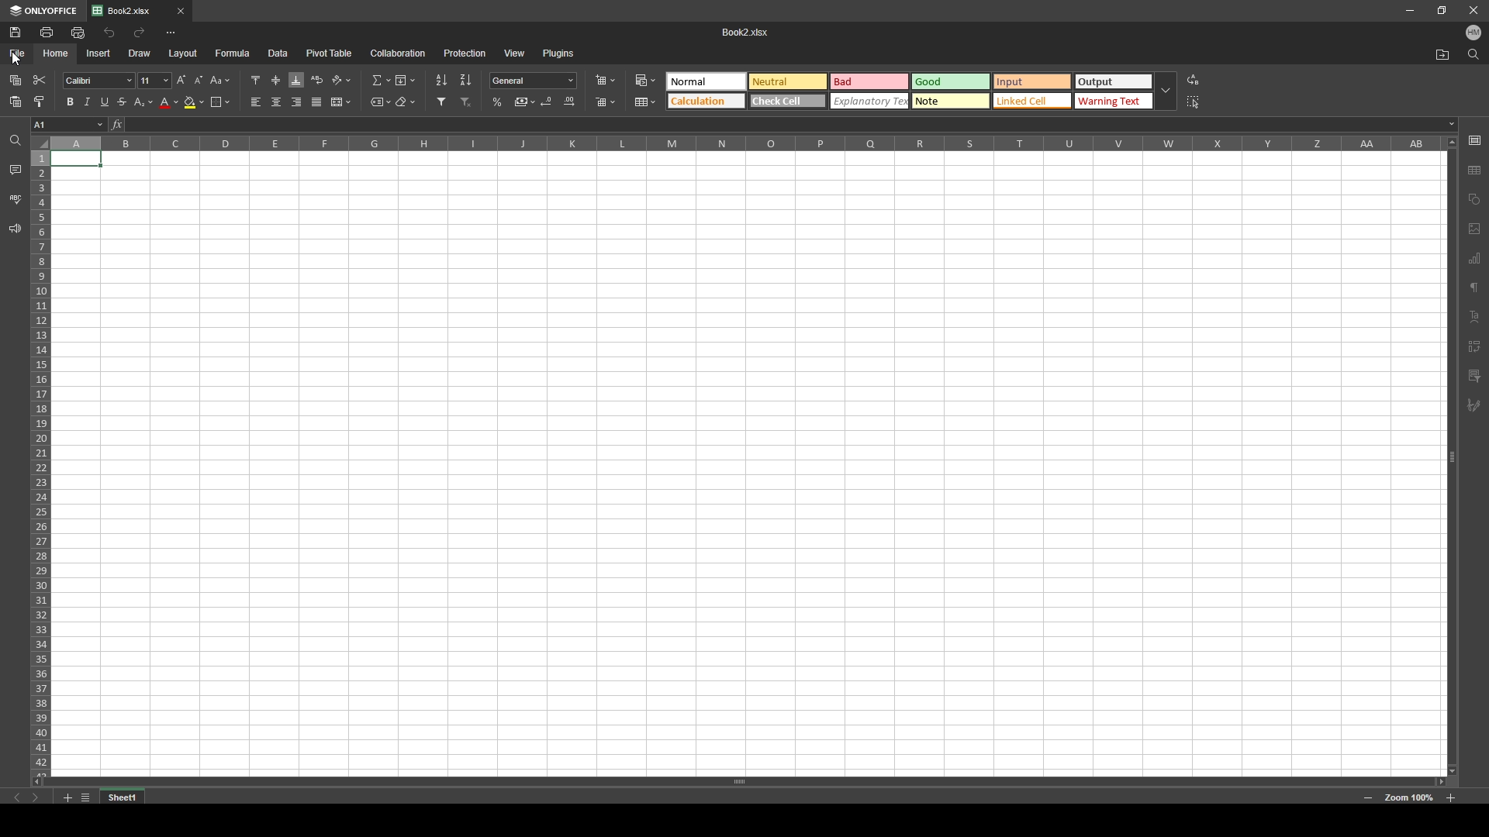  Describe the element at coordinates (1474, 55) in the screenshot. I see `search` at that location.